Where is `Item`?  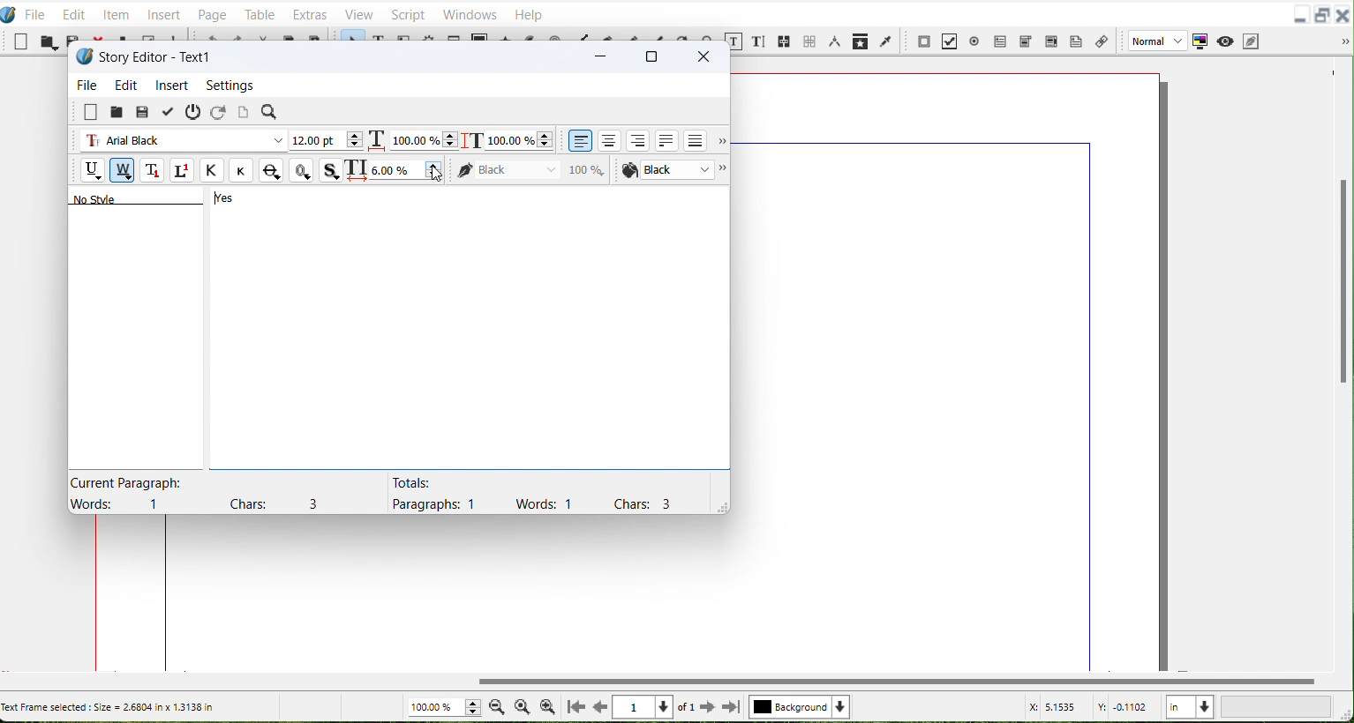
Item is located at coordinates (117, 12).